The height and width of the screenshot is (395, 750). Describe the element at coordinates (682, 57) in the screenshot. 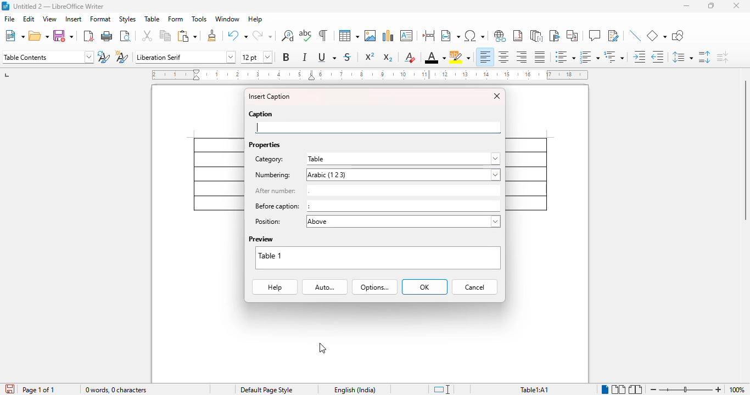

I see `set line spacing` at that location.